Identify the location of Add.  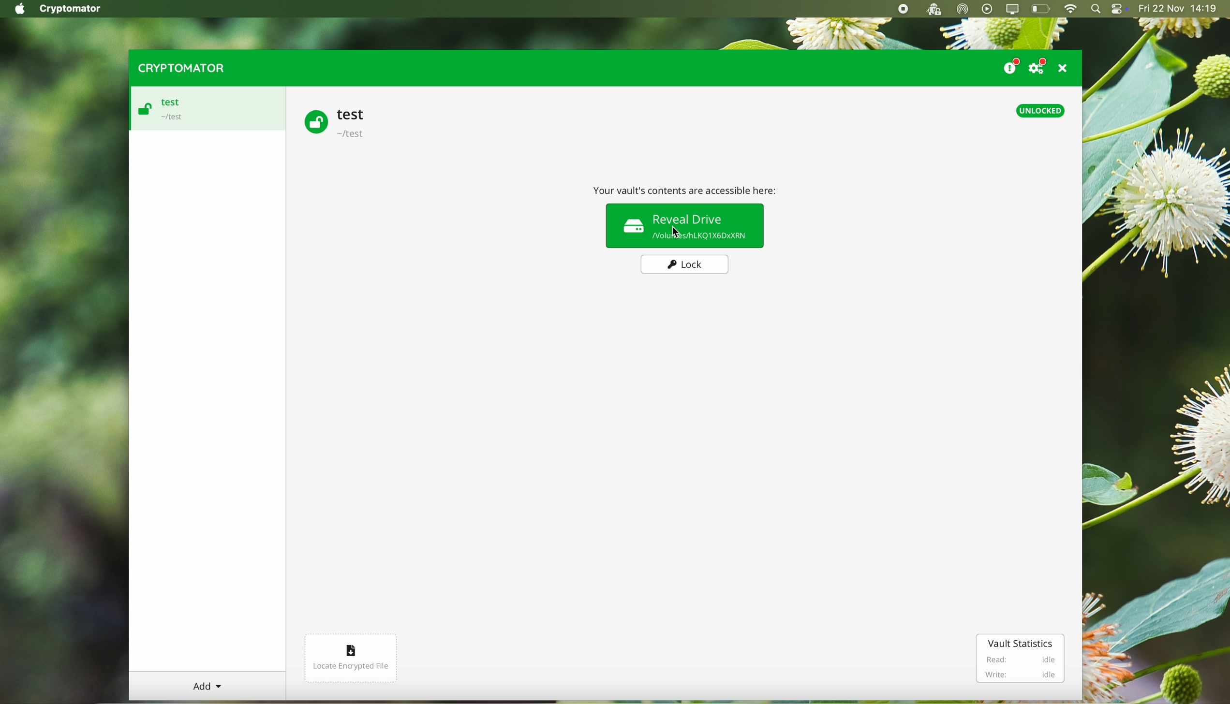
(207, 684).